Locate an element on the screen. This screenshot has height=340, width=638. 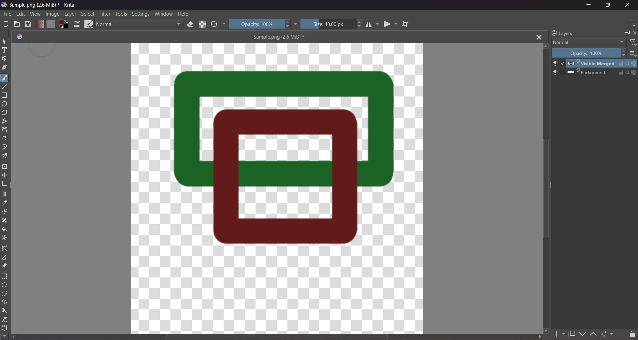
Dropdown is located at coordinates (224, 24).